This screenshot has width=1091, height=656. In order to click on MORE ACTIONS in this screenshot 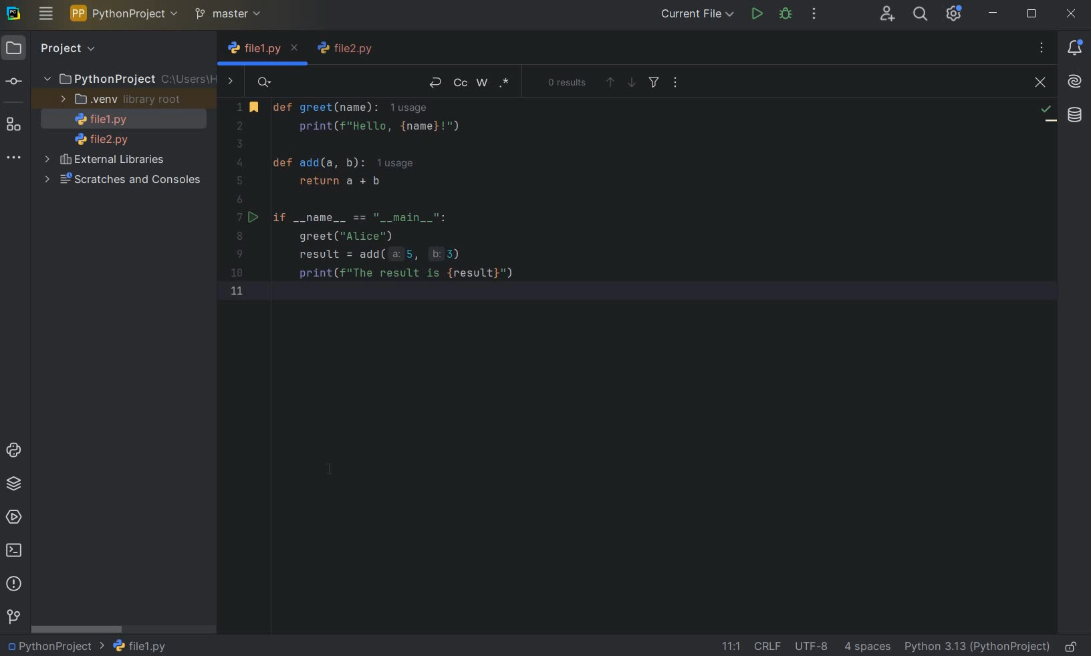, I will do `click(815, 13)`.